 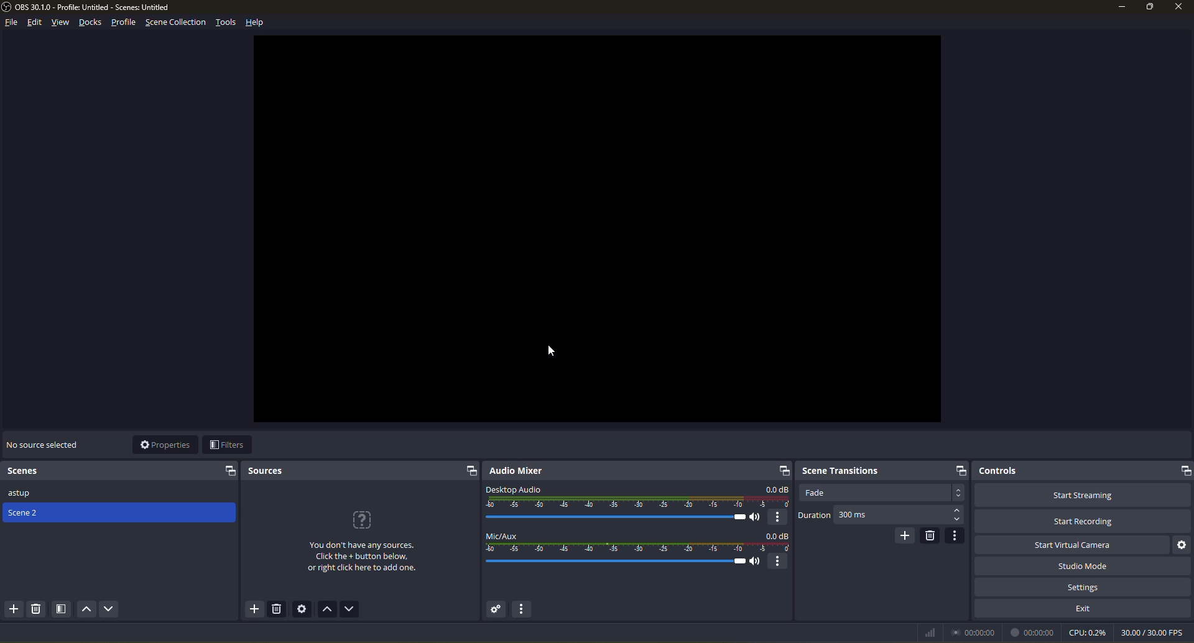 I want to click on workspace, so click(x=598, y=229).